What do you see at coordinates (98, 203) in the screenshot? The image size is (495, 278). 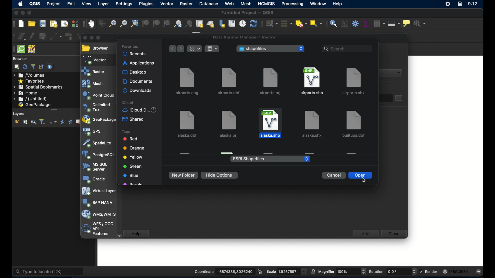 I see `sap hana` at bounding box center [98, 203].